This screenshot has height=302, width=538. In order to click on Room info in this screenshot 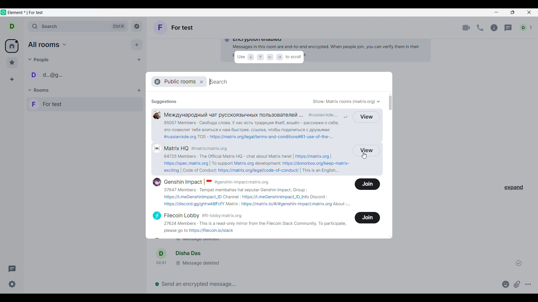, I will do `click(495, 28)`.